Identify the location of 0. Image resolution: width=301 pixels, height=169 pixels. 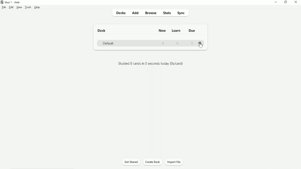
(178, 43).